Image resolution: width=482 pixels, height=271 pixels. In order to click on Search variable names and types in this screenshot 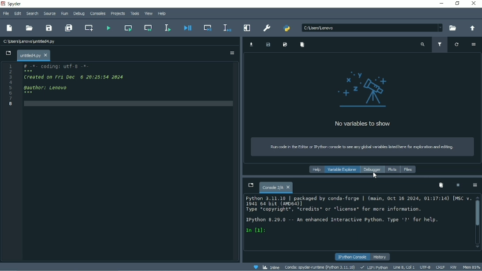, I will do `click(423, 45)`.